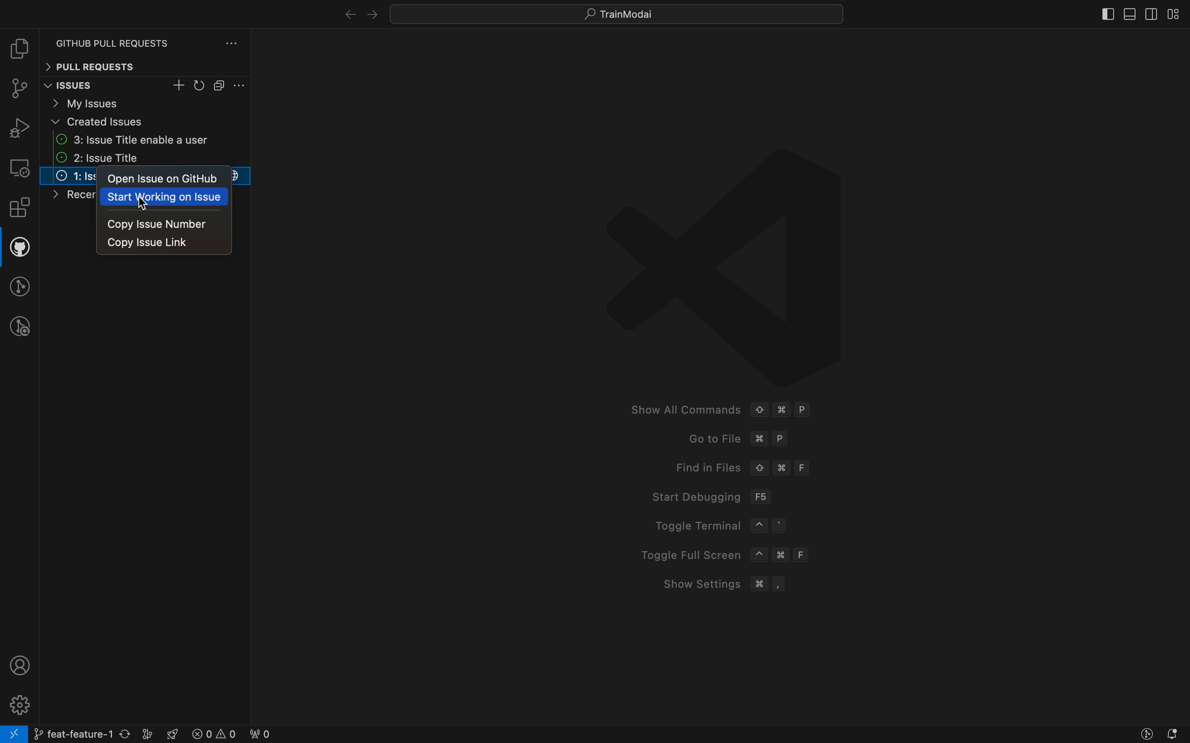 The image size is (1190, 743). Describe the element at coordinates (145, 66) in the screenshot. I see `pull requests` at that location.